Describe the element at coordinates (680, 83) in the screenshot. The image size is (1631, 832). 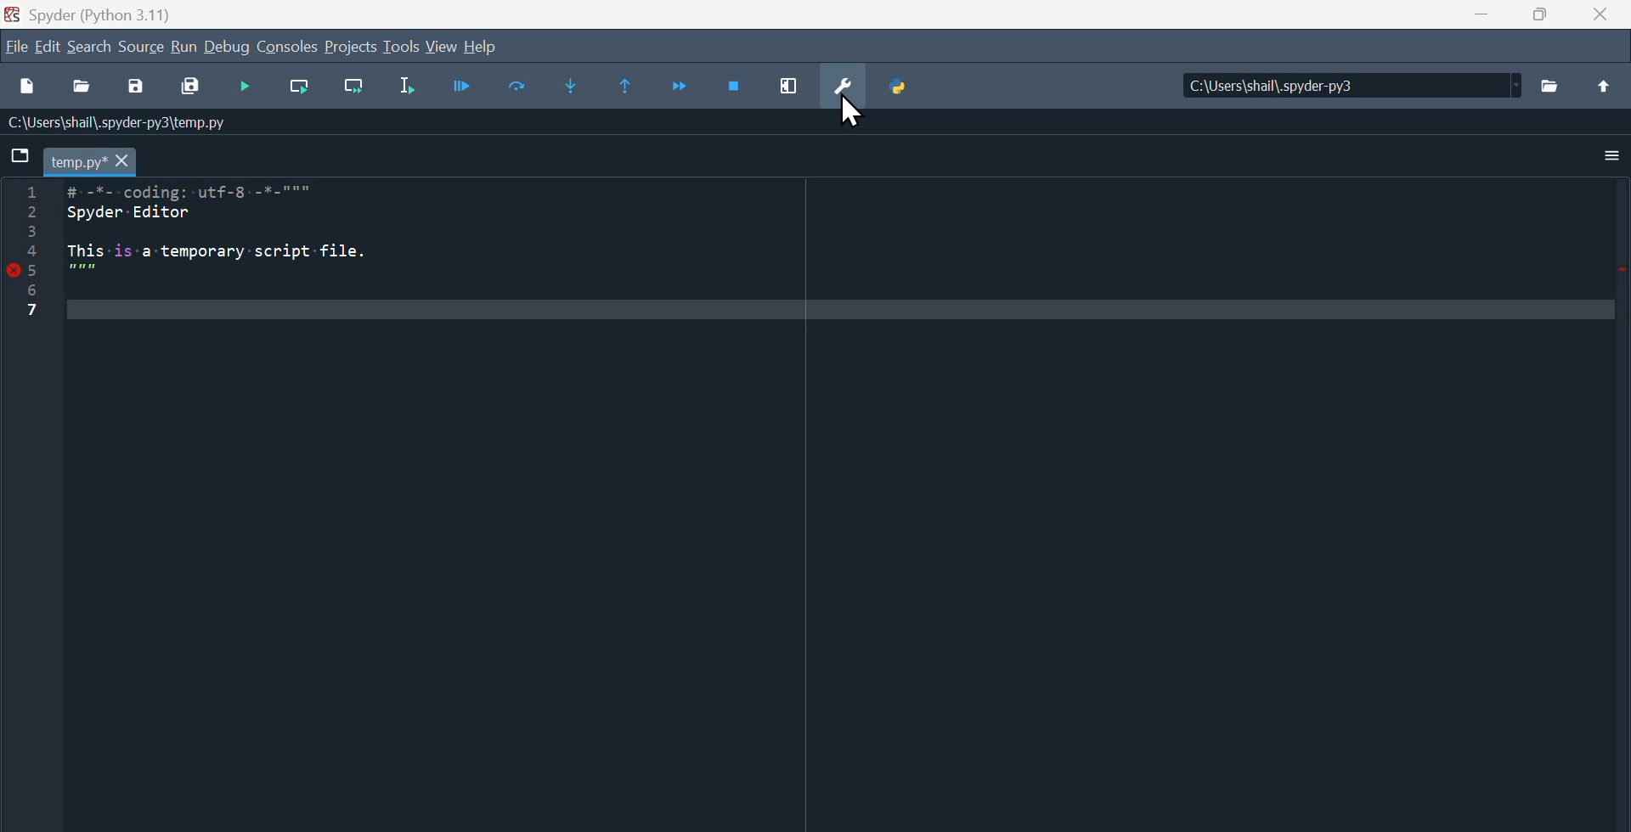
I see `Continue execution until next function` at that location.